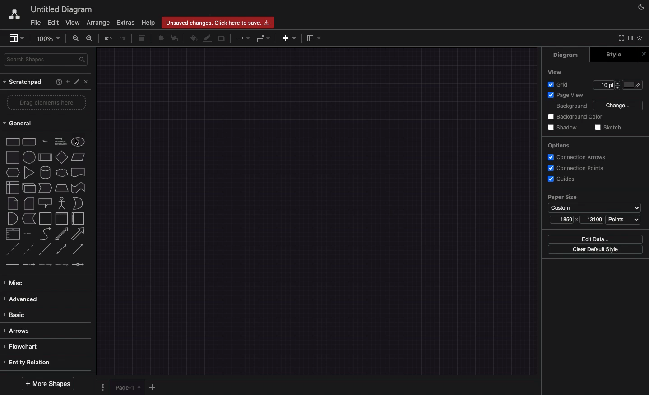 Image resolution: width=649 pixels, height=395 pixels. What do you see at coordinates (78, 82) in the screenshot?
I see `Edit` at bounding box center [78, 82].